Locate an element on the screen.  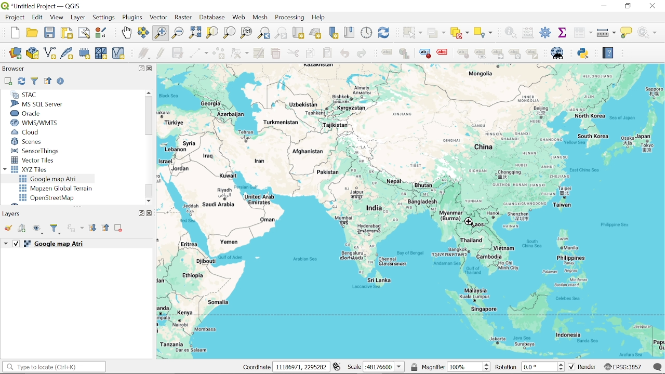
Manage map themes is located at coordinates (38, 231).